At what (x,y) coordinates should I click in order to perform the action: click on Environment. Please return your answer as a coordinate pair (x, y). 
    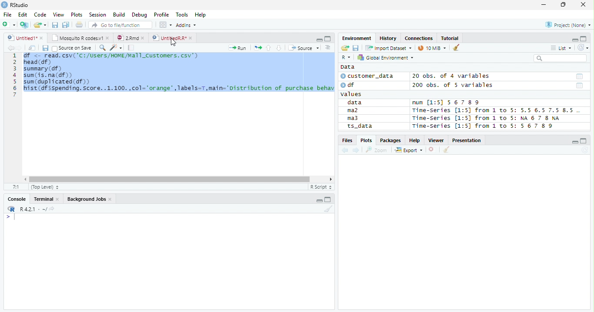
    Looking at the image, I should click on (357, 38).